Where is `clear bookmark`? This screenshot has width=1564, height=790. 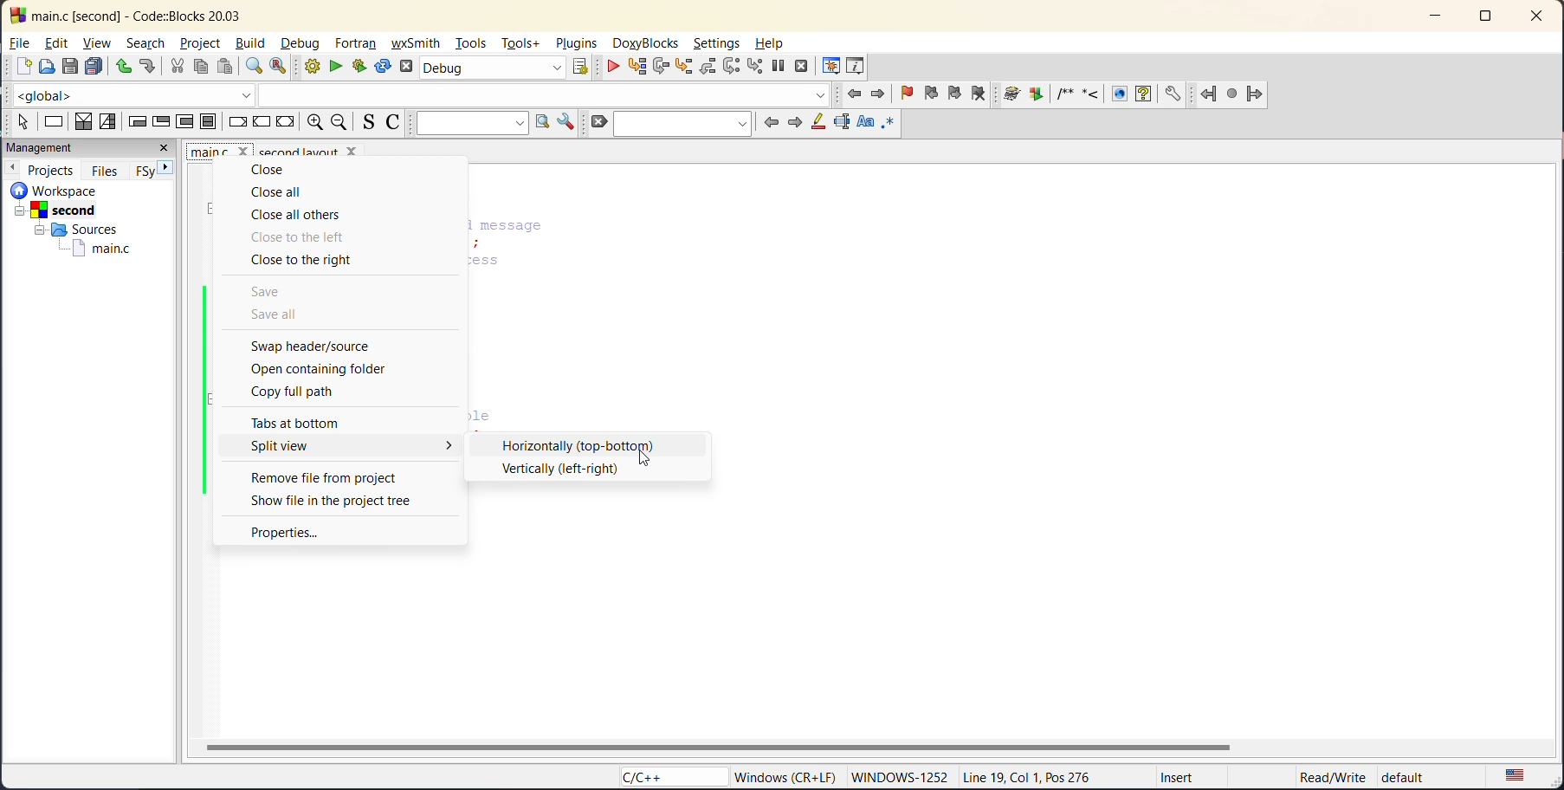 clear bookmark is located at coordinates (984, 95).